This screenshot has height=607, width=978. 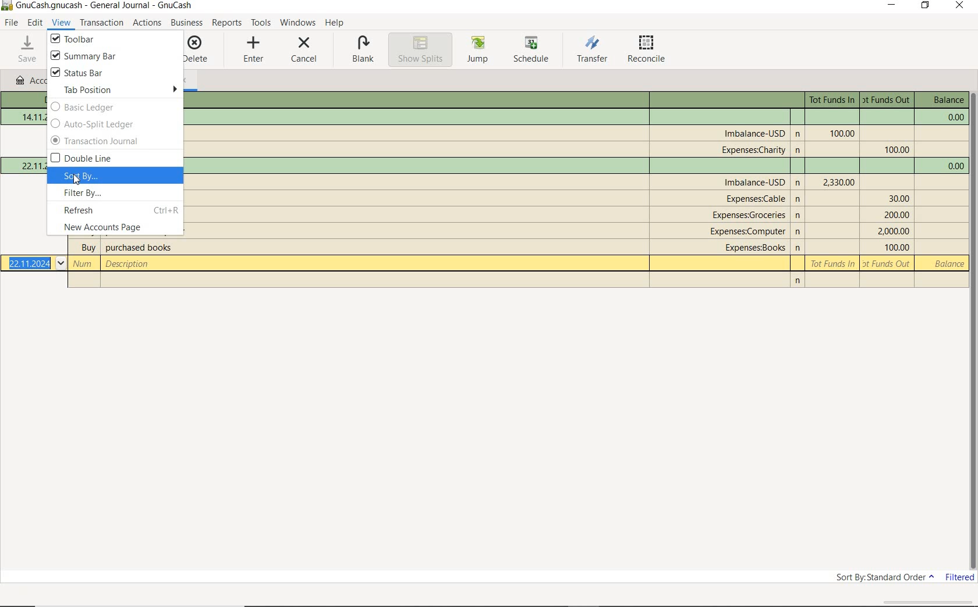 I want to click on n, so click(x=799, y=216).